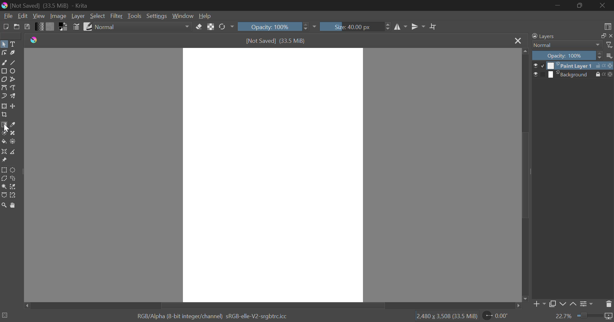 This screenshot has height=322, width=614. Describe the element at coordinates (524, 176) in the screenshot. I see `Scroll Bar` at that location.